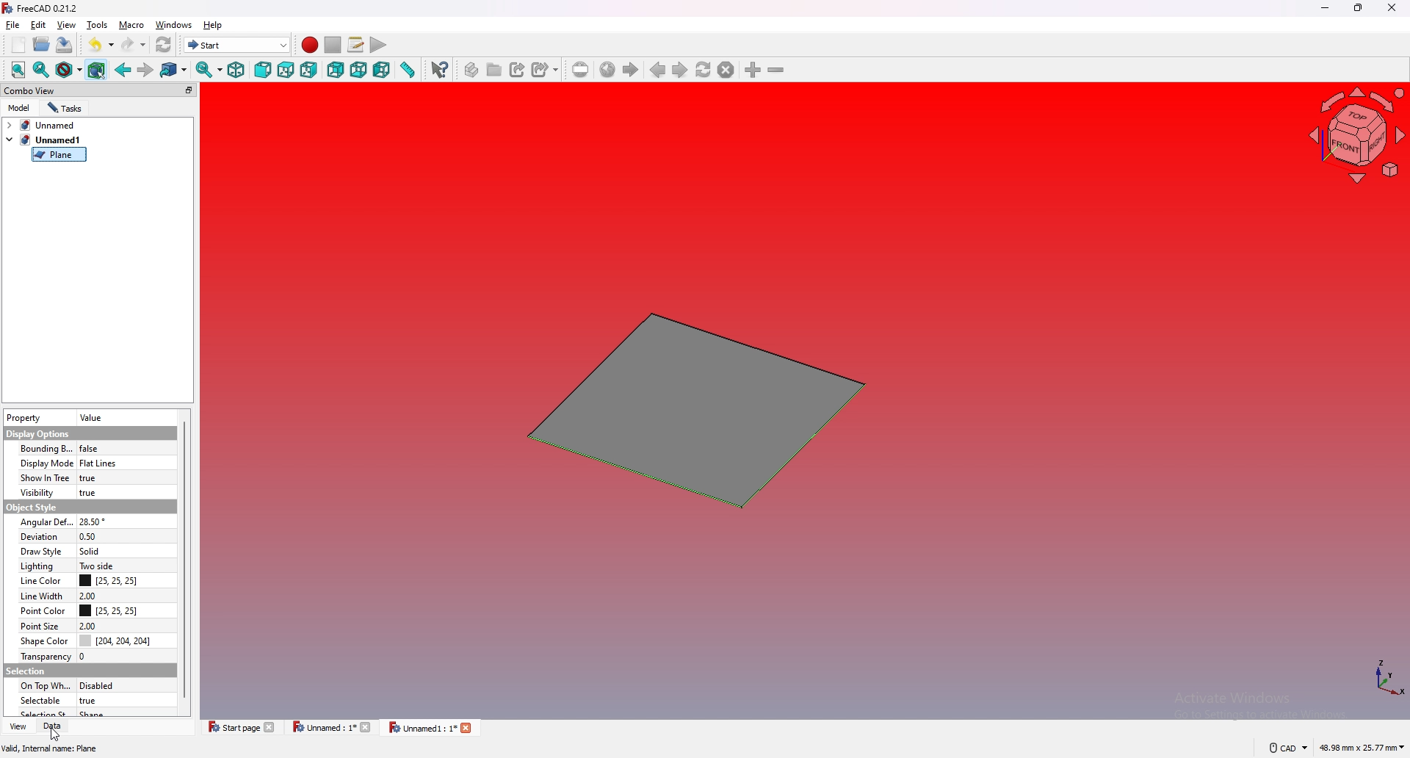 Image resolution: width=1410 pixels, height=758 pixels. Describe the element at coordinates (101, 90) in the screenshot. I see `combo view` at that location.